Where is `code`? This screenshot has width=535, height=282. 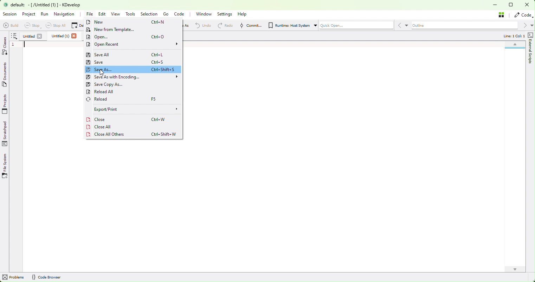
code is located at coordinates (523, 15).